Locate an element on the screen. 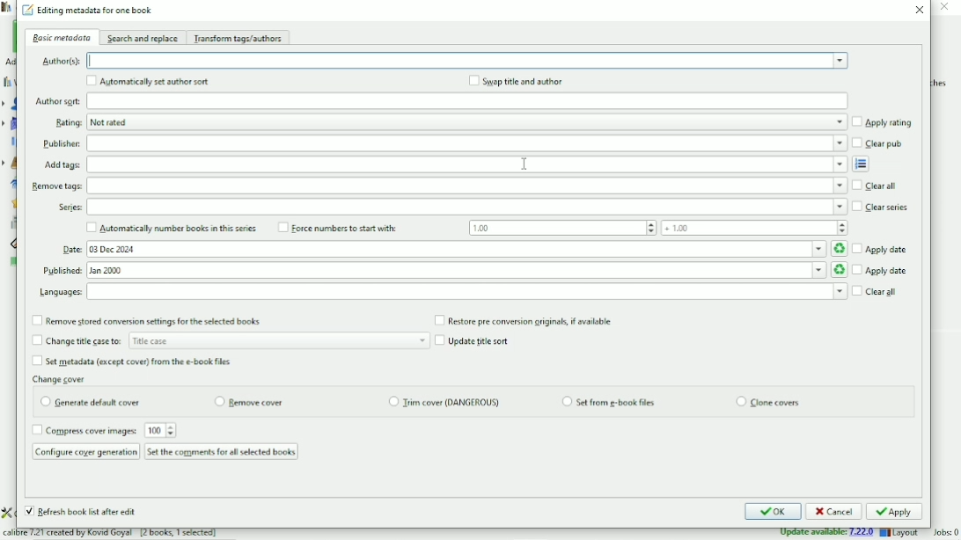 This screenshot has width=961, height=540. Rating is located at coordinates (64, 123).